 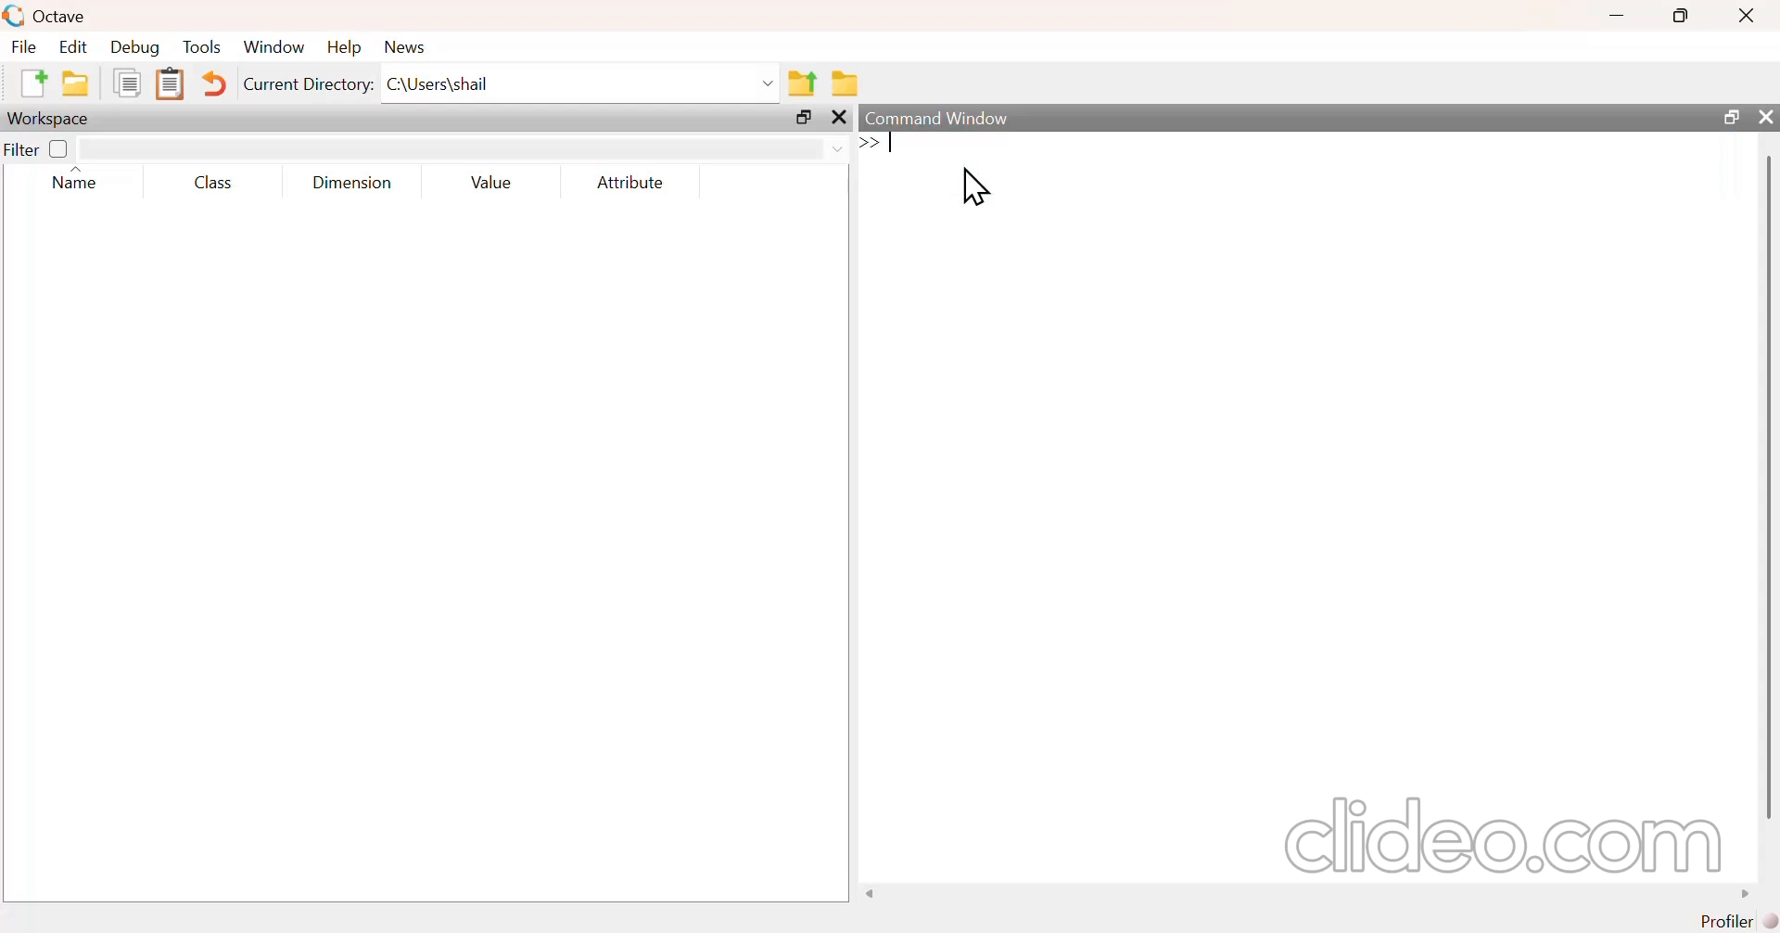 What do you see at coordinates (78, 46) in the screenshot?
I see `edit` at bounding box center [78, 46].